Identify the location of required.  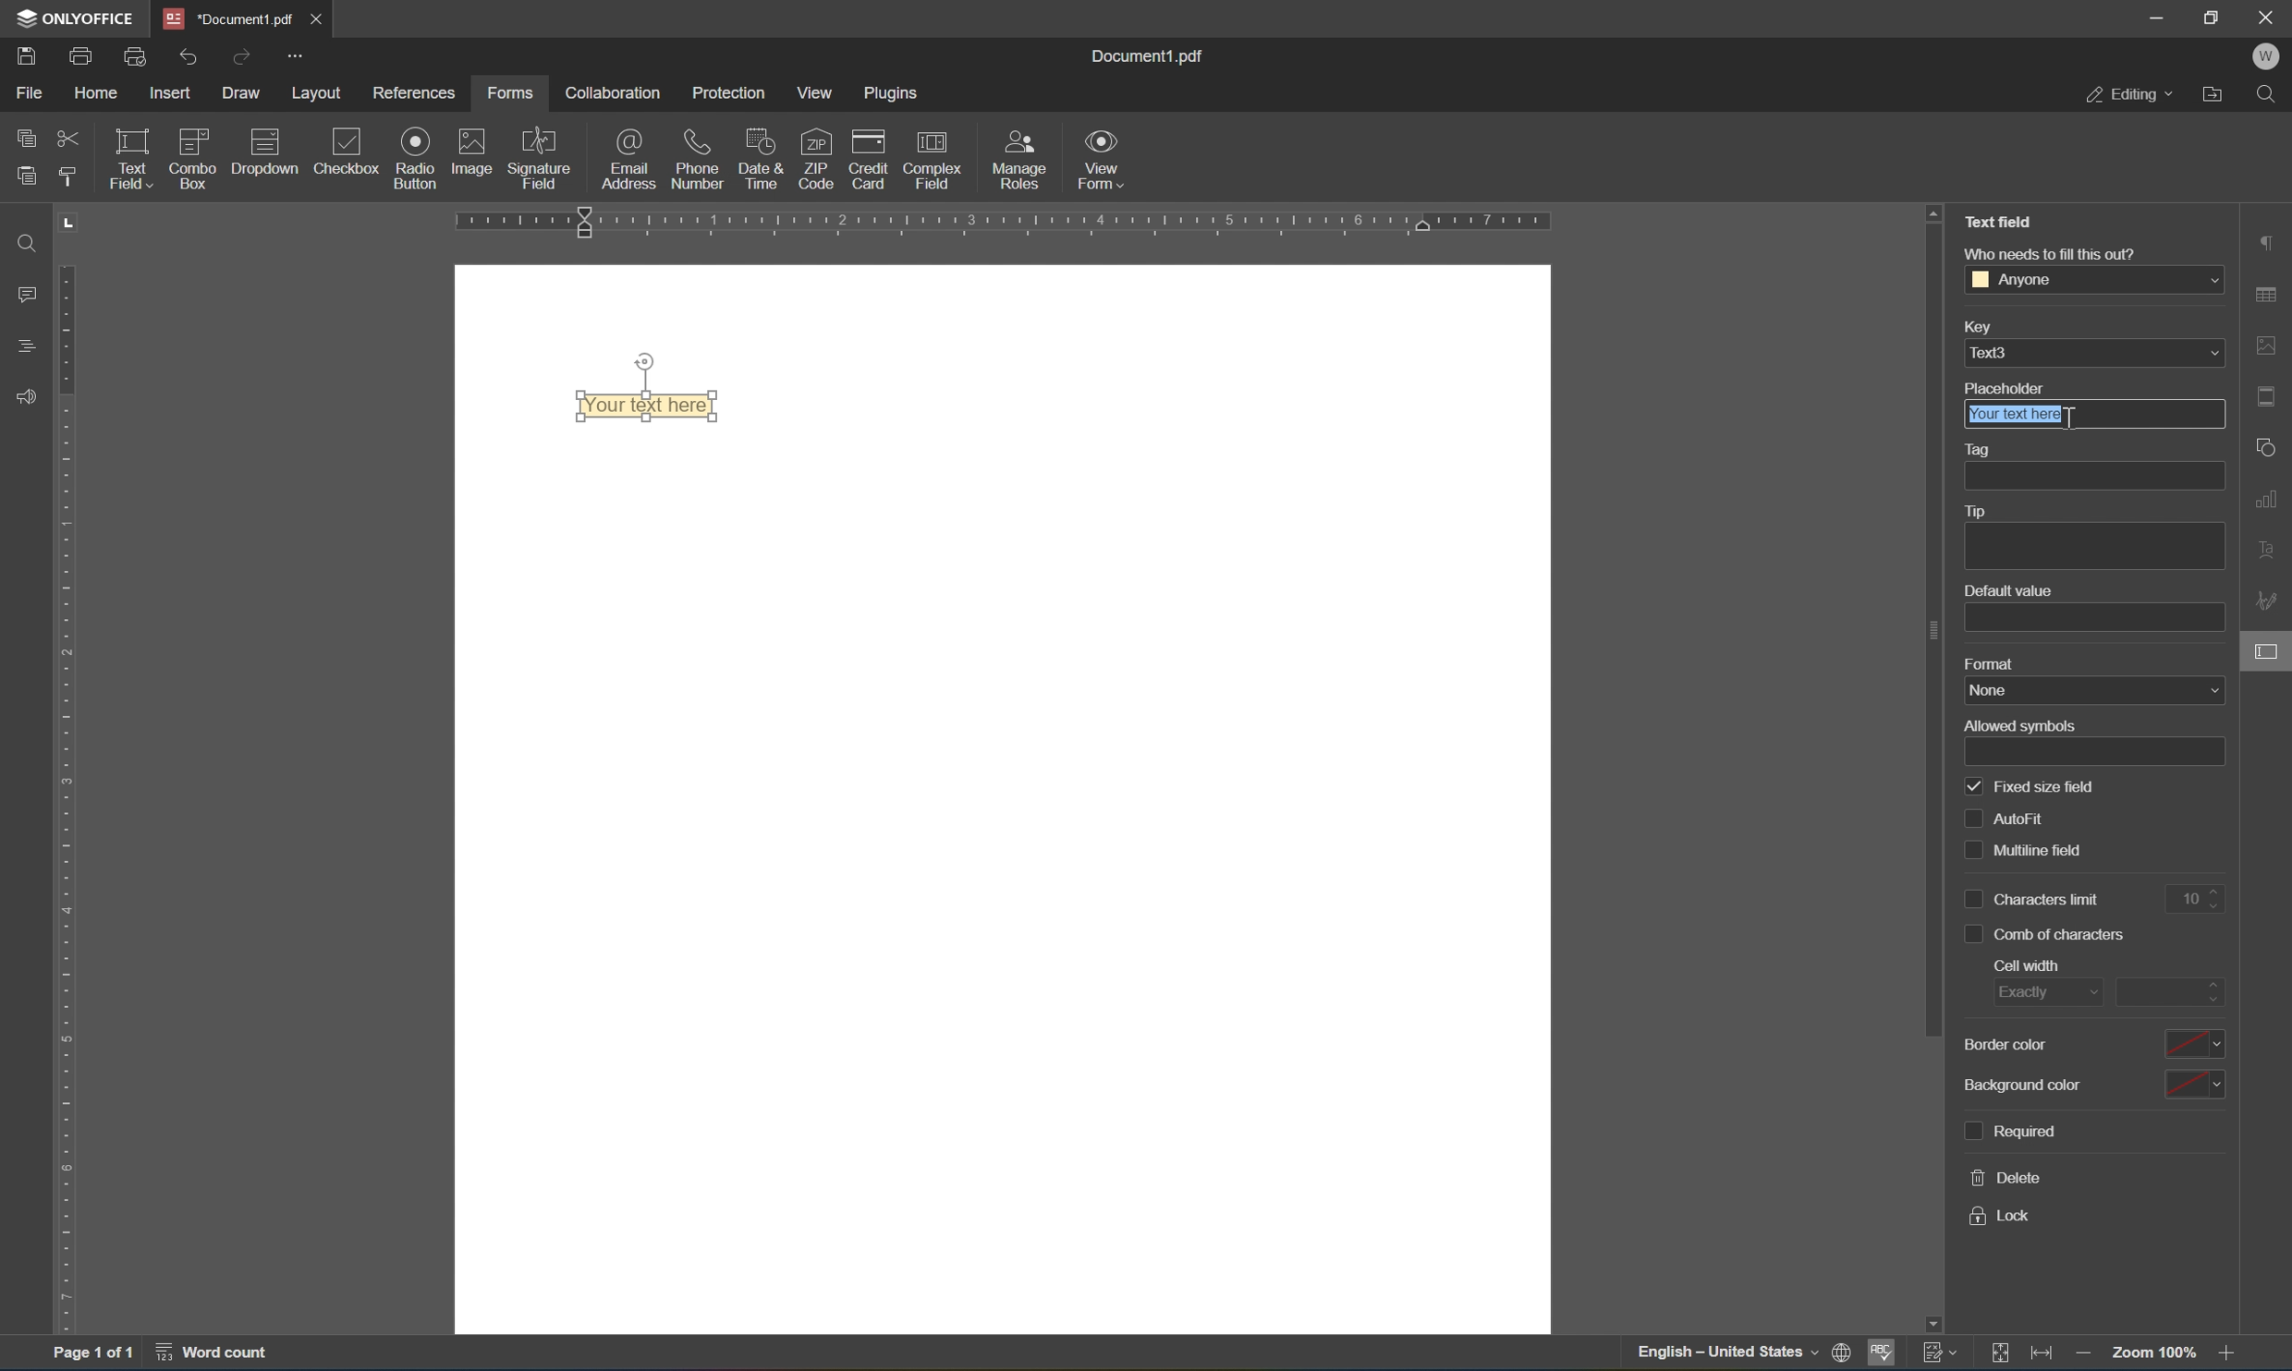
(2014, 1132).